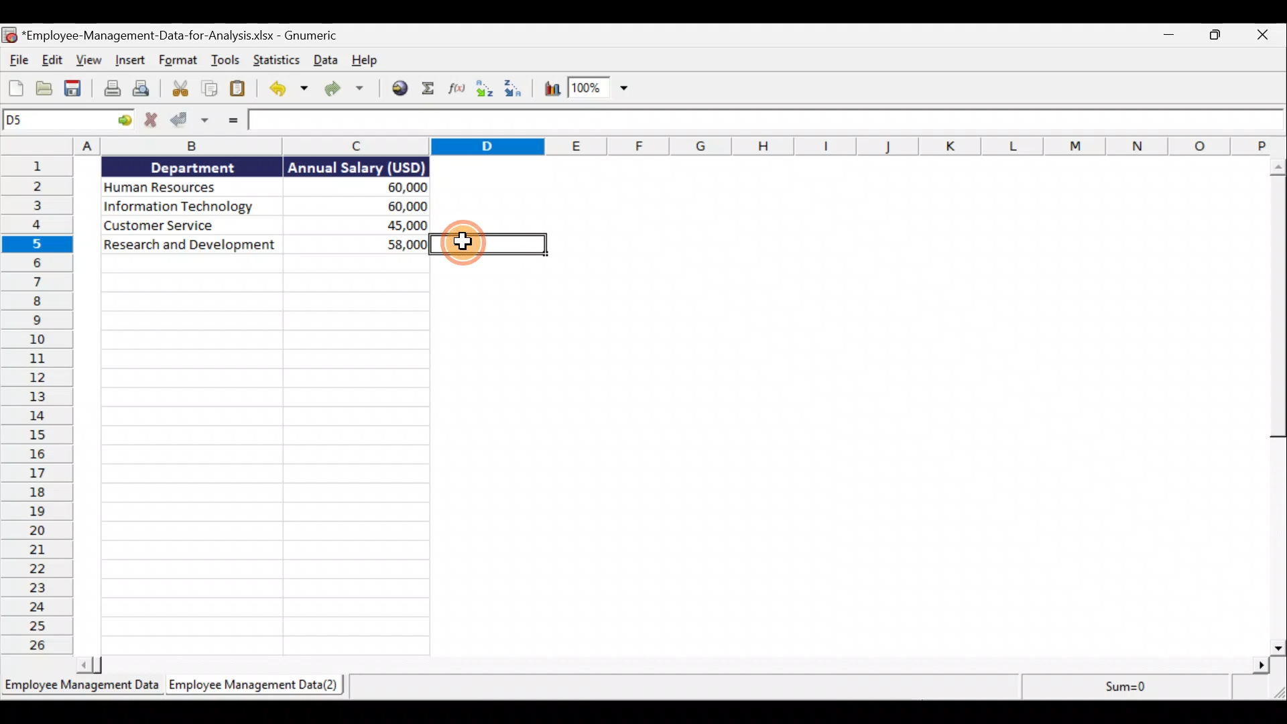 Image resolution: width=1287 pixels, height=724 pixels. What do you see at coordinates (260, 688) in the screenshot?
I see `Sheet 2` at bounding box center [260, 688].